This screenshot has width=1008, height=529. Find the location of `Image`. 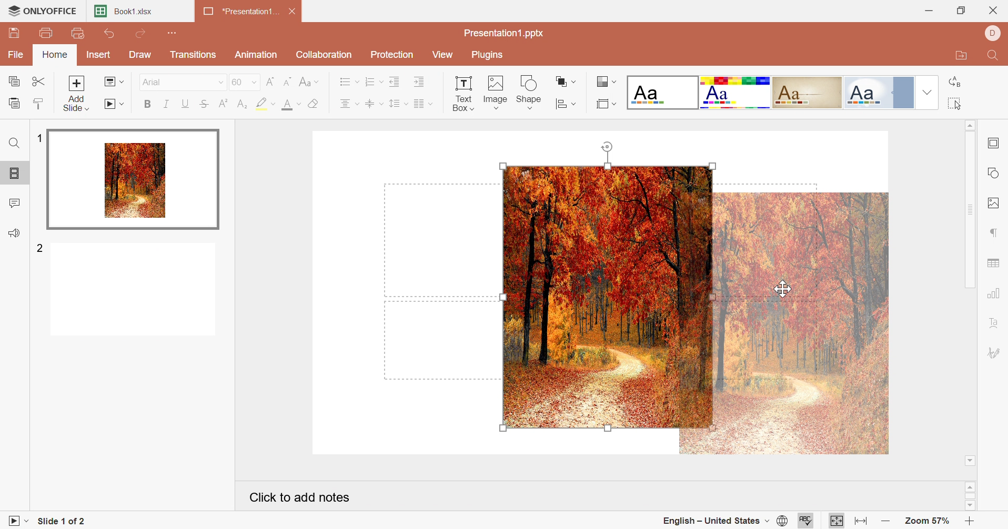

Image is located at coordinates (496, 91).